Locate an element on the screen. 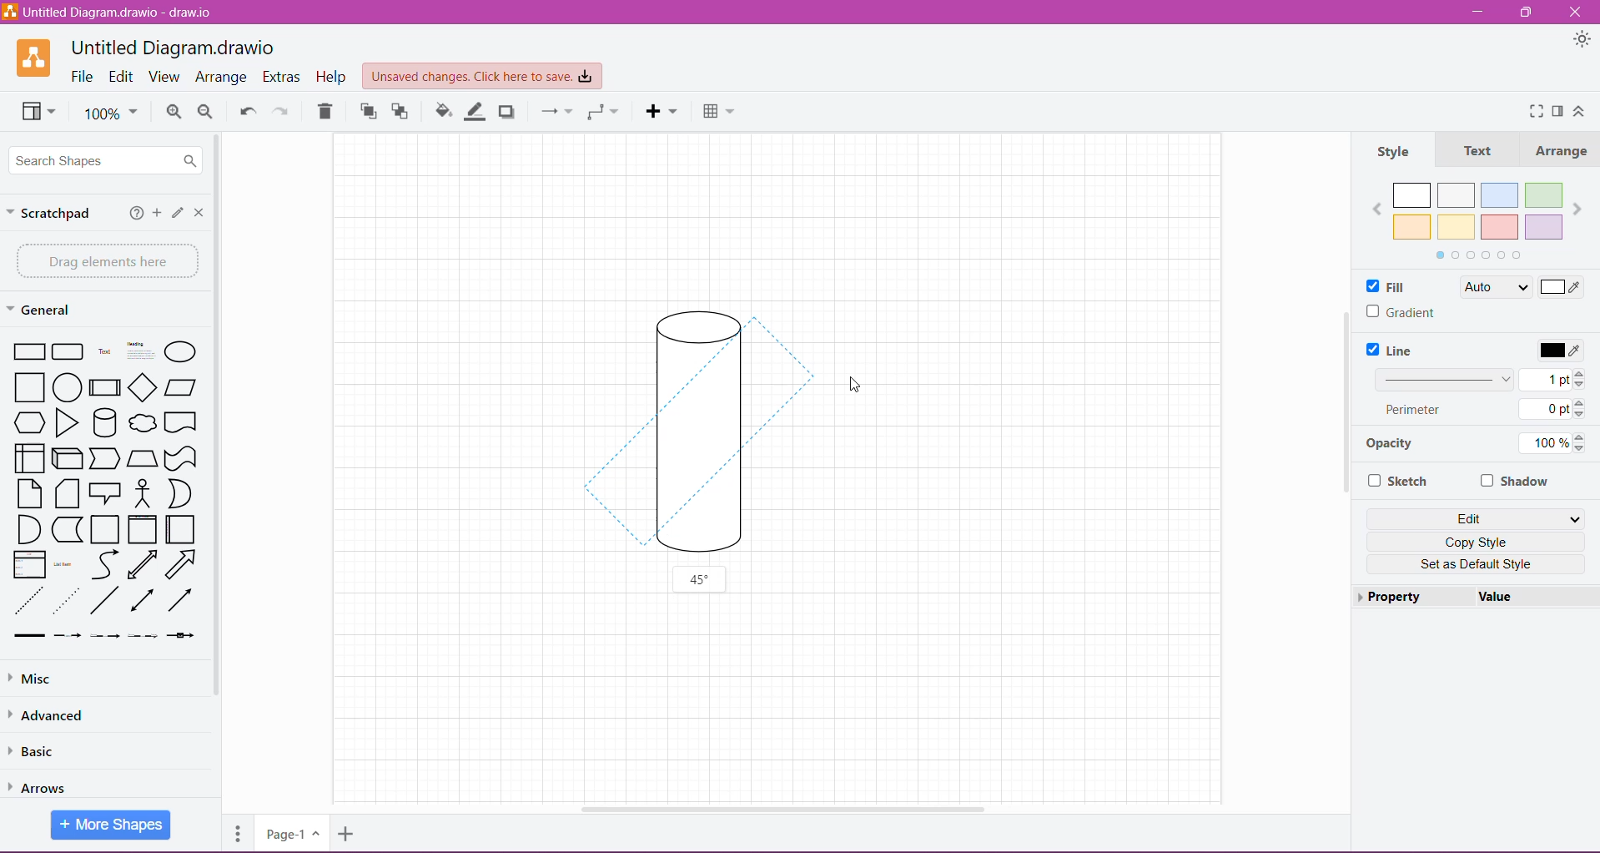 The image size is (1600, 853). Sketch is located at coordinates (1401, 482).